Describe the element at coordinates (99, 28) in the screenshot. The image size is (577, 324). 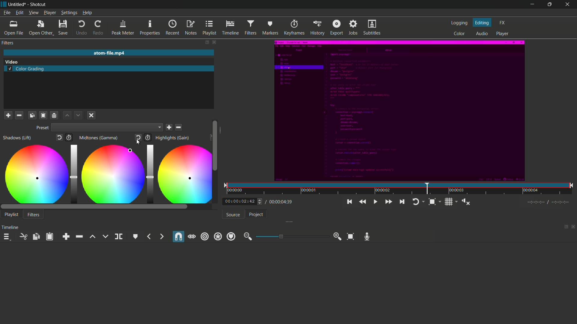
I see `redo` at that location.